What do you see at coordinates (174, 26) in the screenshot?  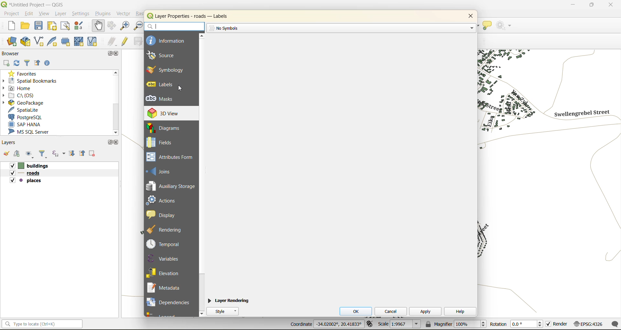 I see `search` at bounding box center [174, 26].